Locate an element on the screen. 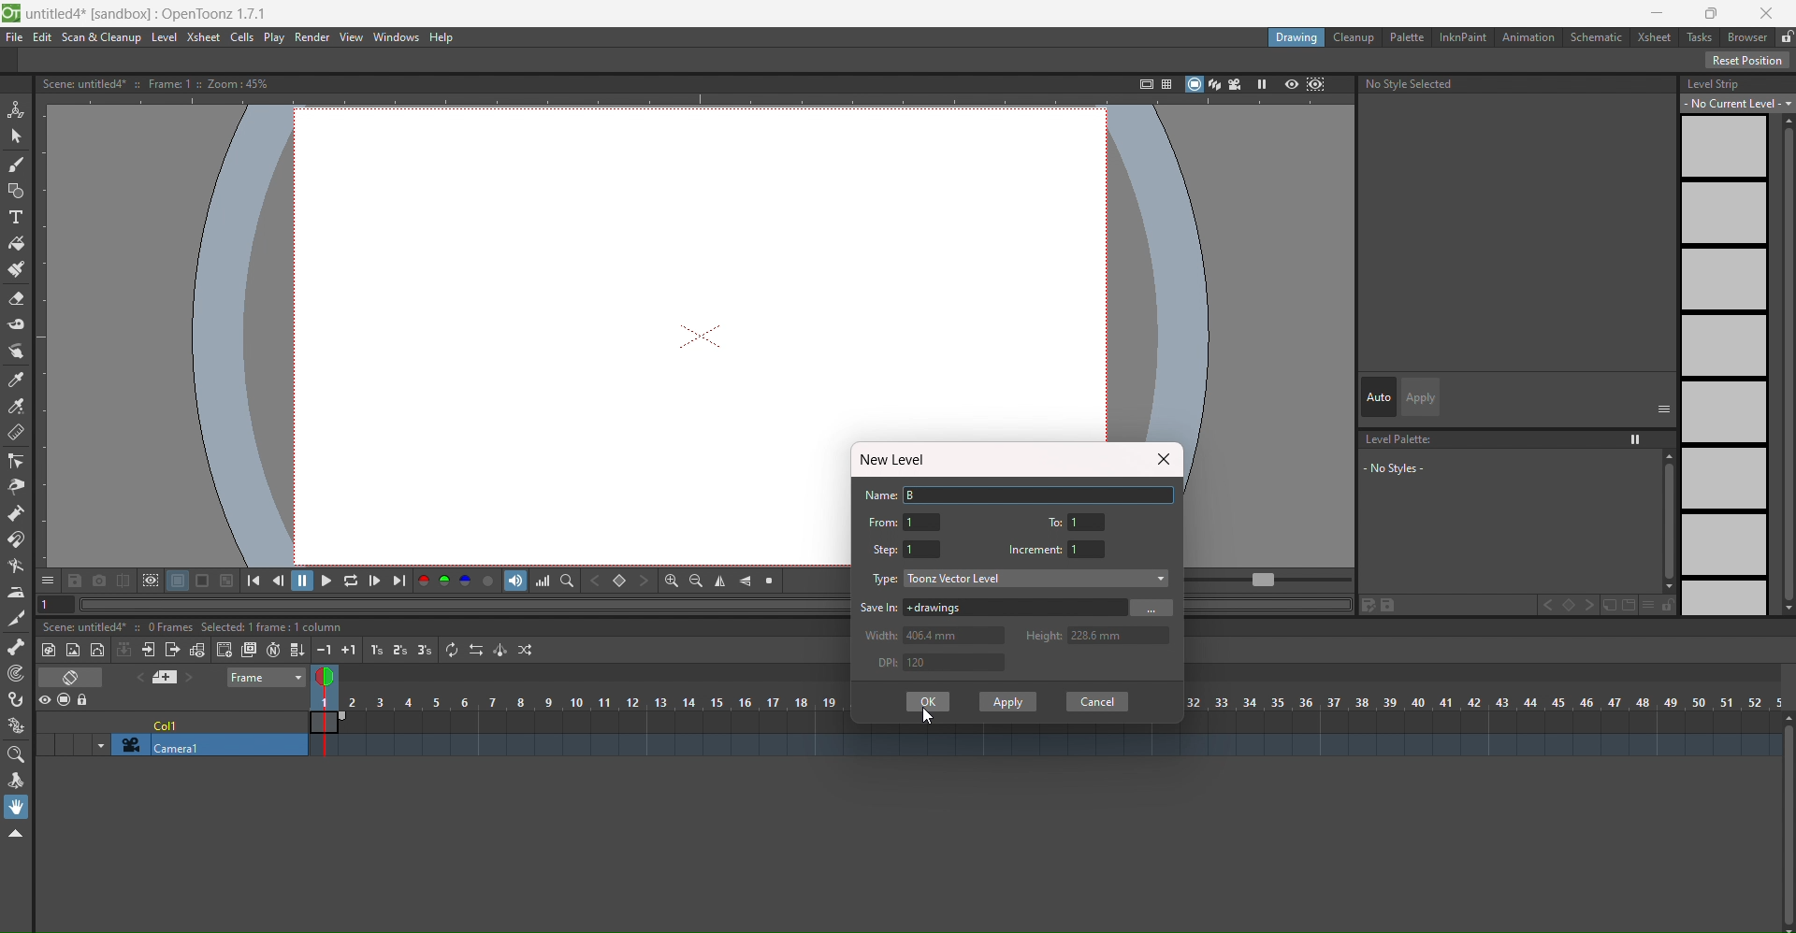 The height and width of the screenshot is (933, 1796). pump tool is located at coordinates (14, 513).